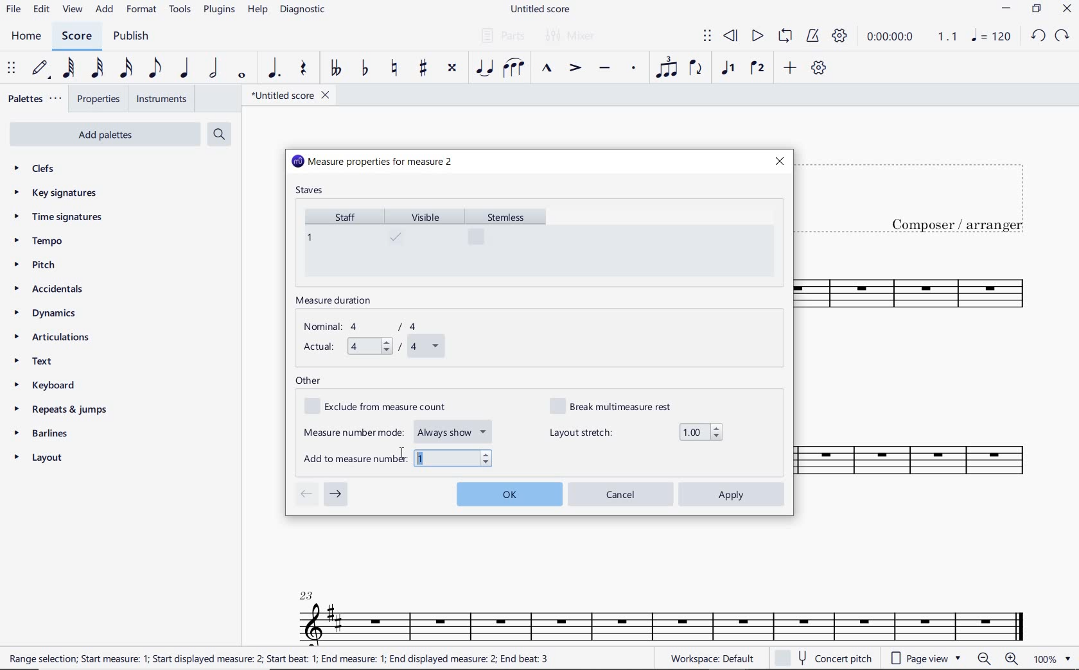 This screenshot has width=1079, height=670. Describe the element at coordinates (502, 35) in the screenshot. I see `PARTS` at that location.